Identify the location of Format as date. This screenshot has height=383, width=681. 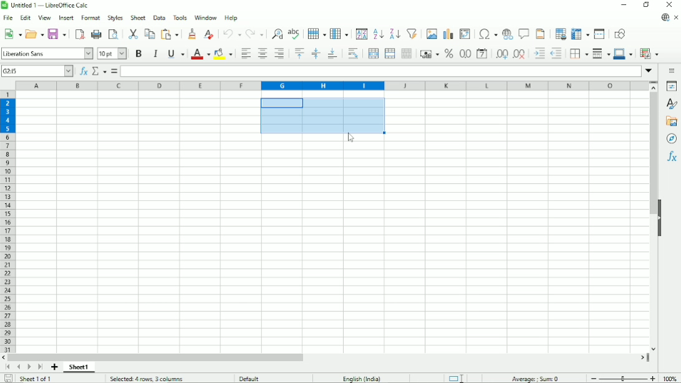
(482, 54).